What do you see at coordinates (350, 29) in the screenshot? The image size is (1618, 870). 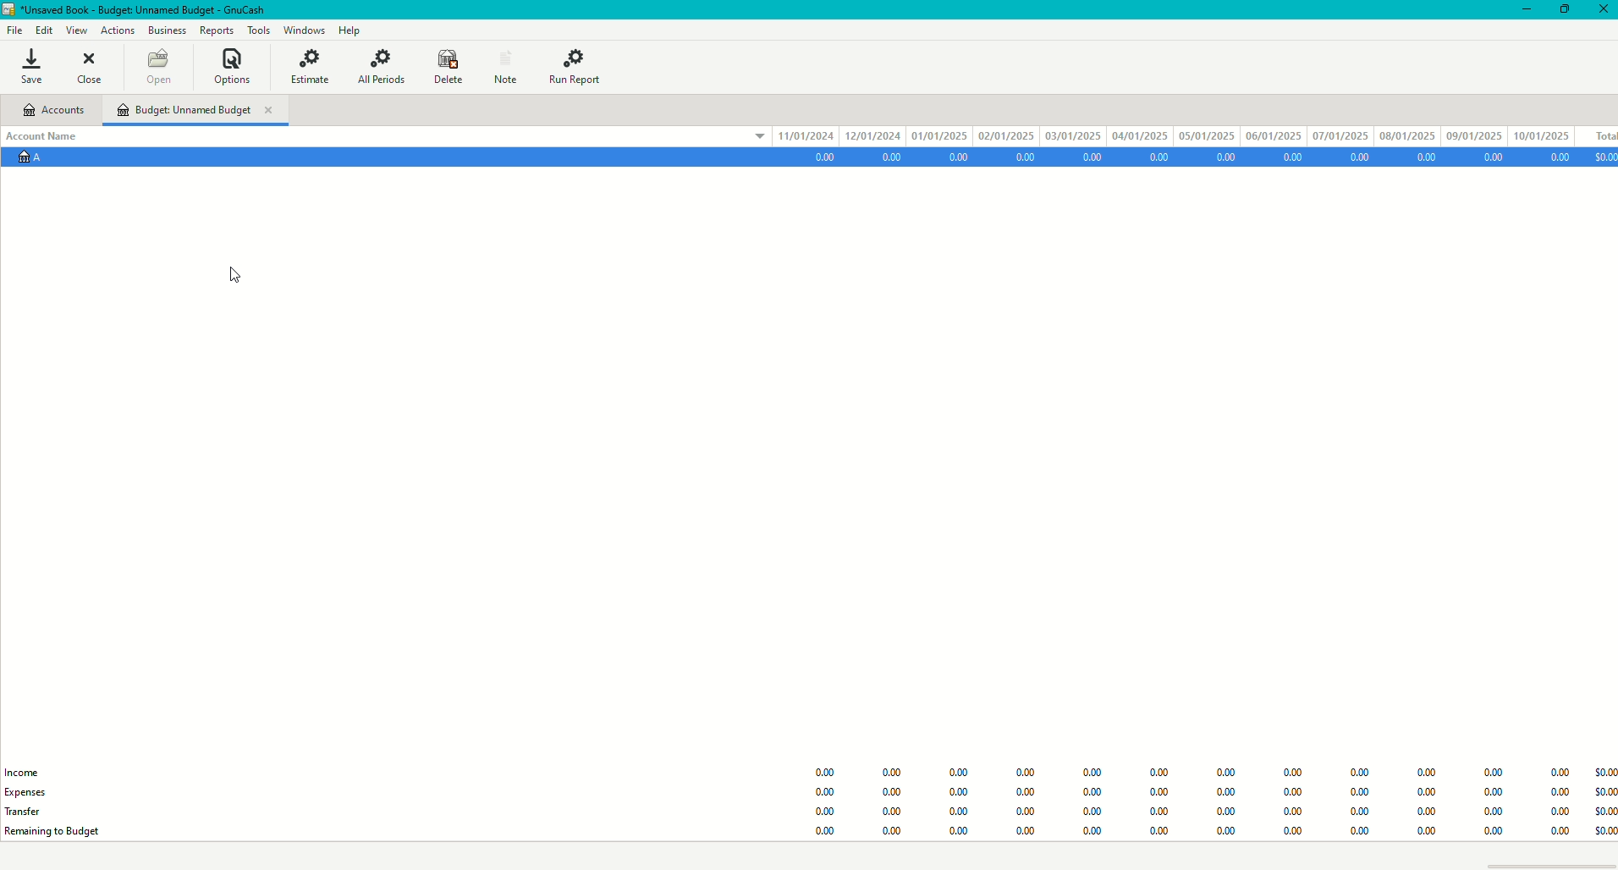 I see `Help` at bounding box center [350, 29].